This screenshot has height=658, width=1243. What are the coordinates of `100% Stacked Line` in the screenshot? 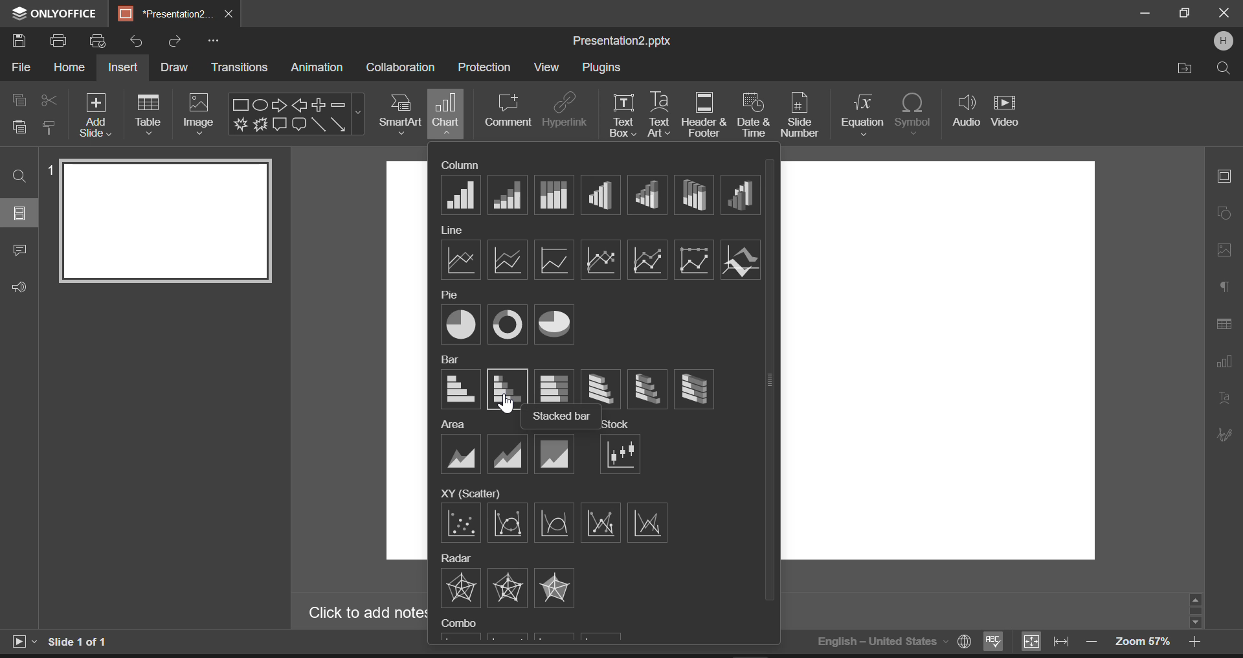 It's located at (553, 262).